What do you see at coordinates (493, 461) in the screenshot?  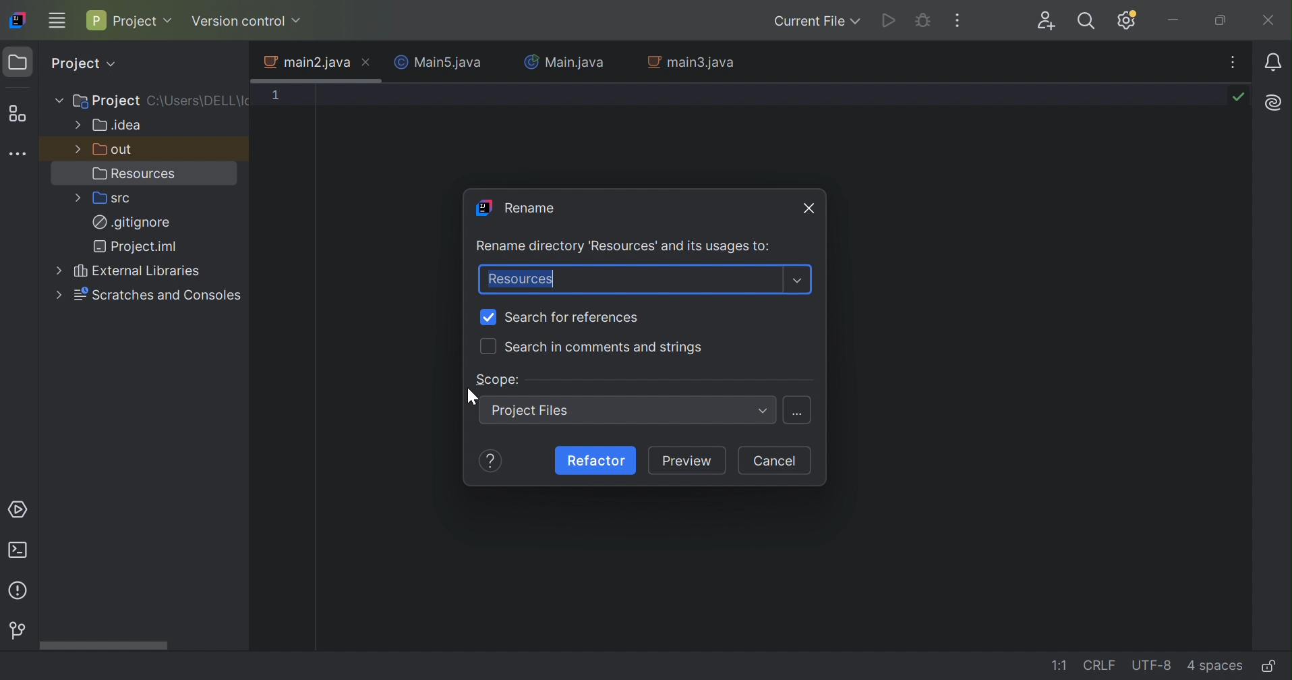 I see `Show help contents` at bounding box center [493, 461].